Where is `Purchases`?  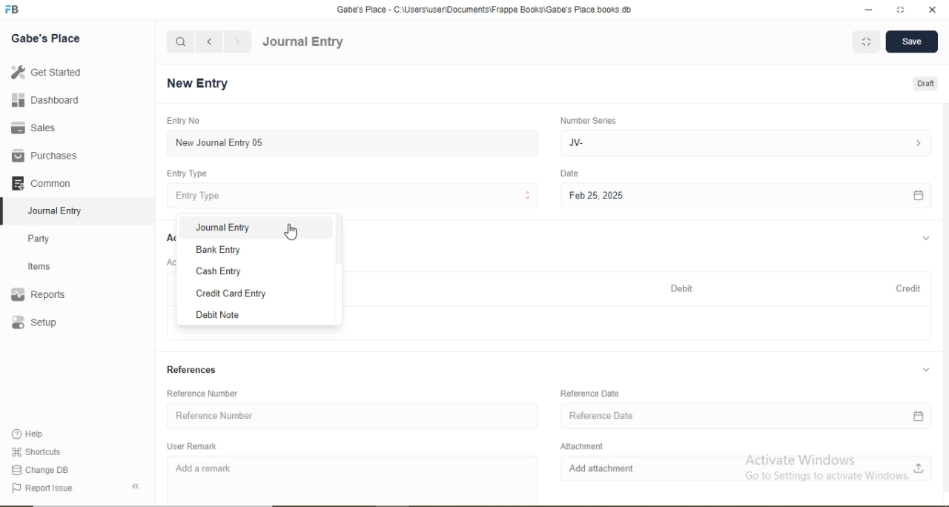
Purchases is located at coordinates (44, 156).